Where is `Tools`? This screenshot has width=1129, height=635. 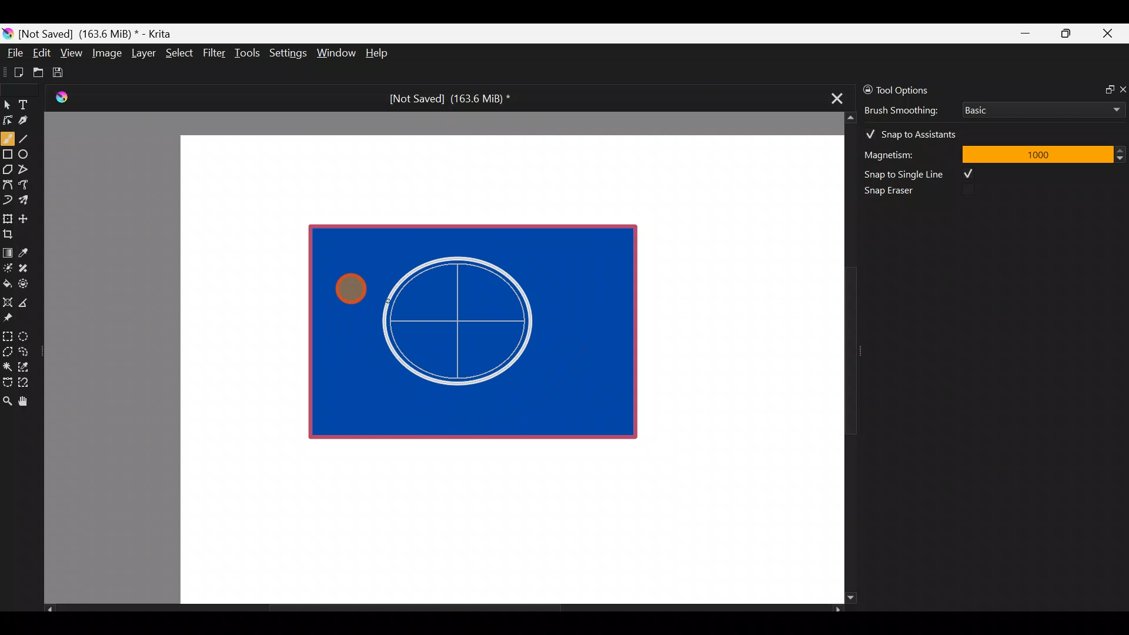
Tools is located at coordinates (249, 54).